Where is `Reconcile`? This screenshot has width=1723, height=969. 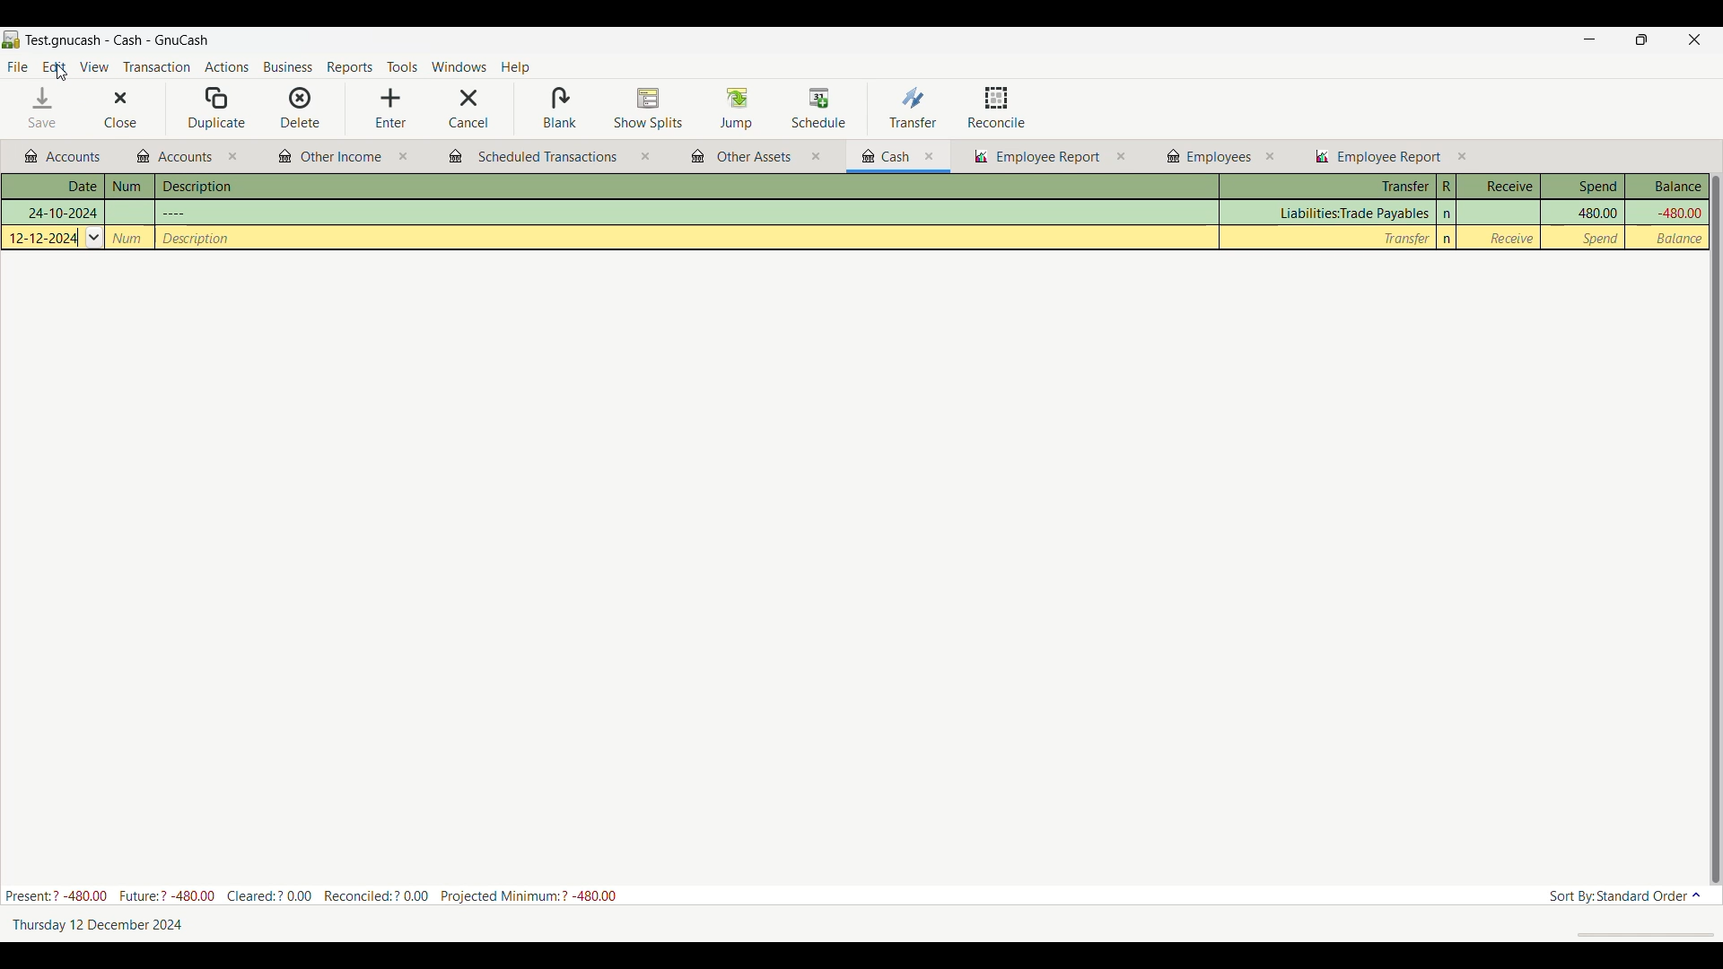
Reconcile is located at coordinates (996, 108).